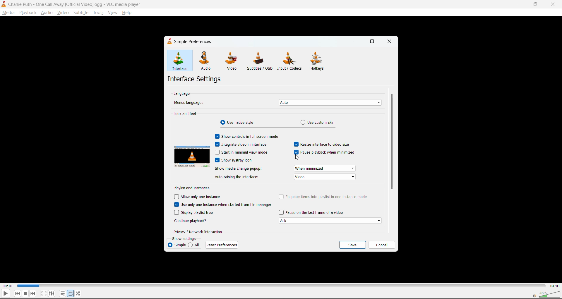  I want to click on privacy/network interaction, so click(198, 232).